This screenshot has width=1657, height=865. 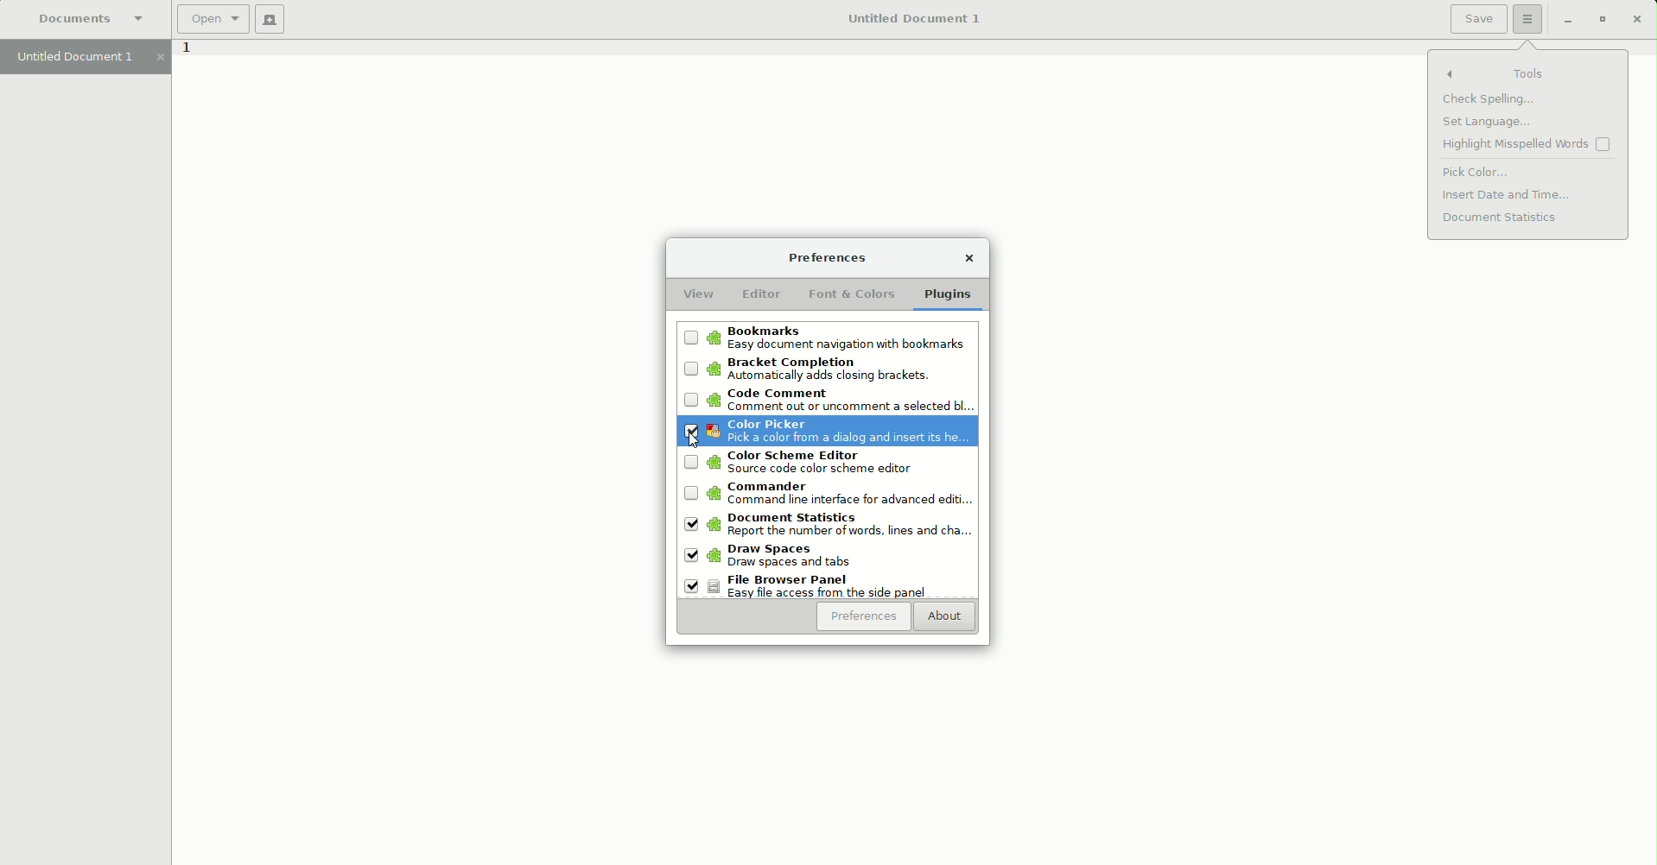 What do you see at coordinates (854, 295) in the screenshot?
I see `Font and Colors` at bounding box center [854, 295].